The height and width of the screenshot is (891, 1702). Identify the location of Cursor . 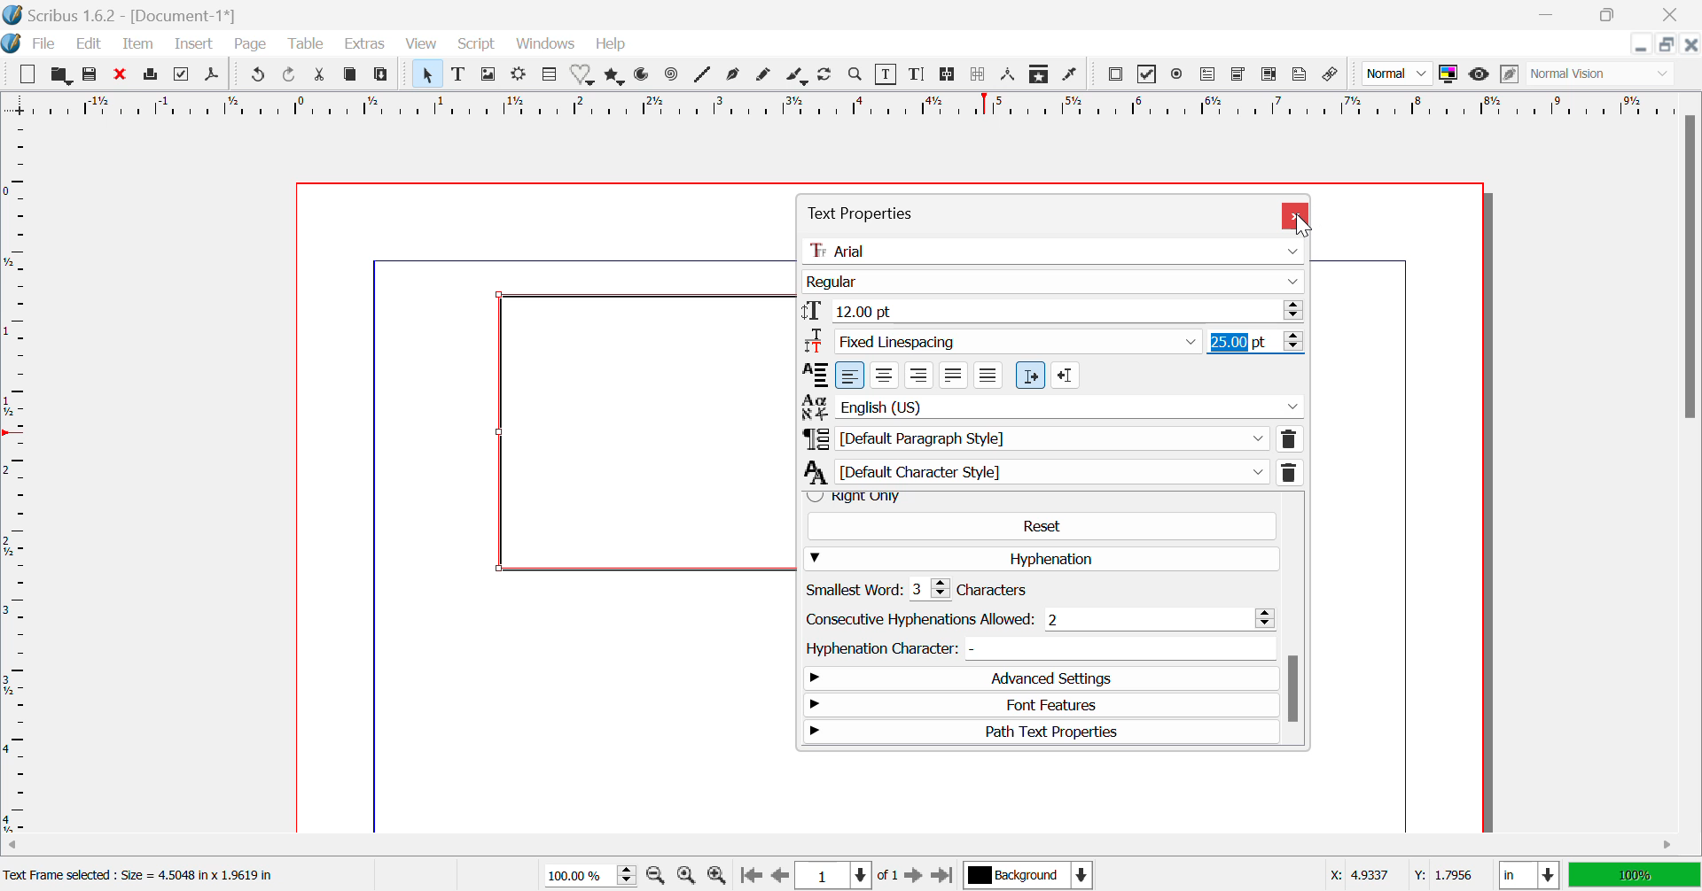
(1300, 223).